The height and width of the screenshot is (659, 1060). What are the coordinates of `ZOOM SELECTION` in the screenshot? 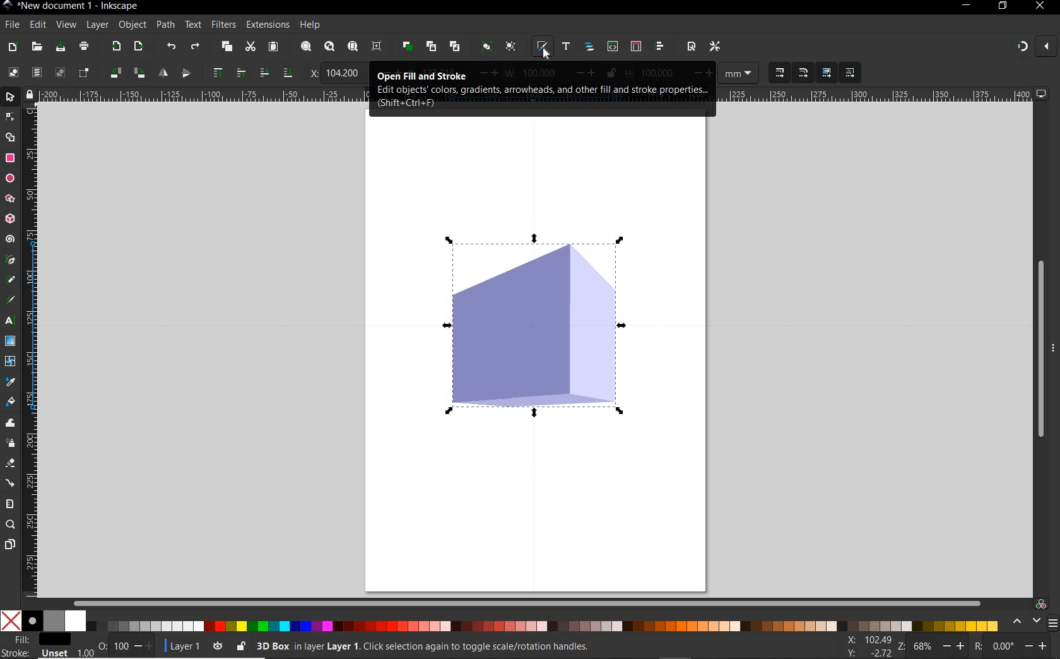 It's located at (305, 45).